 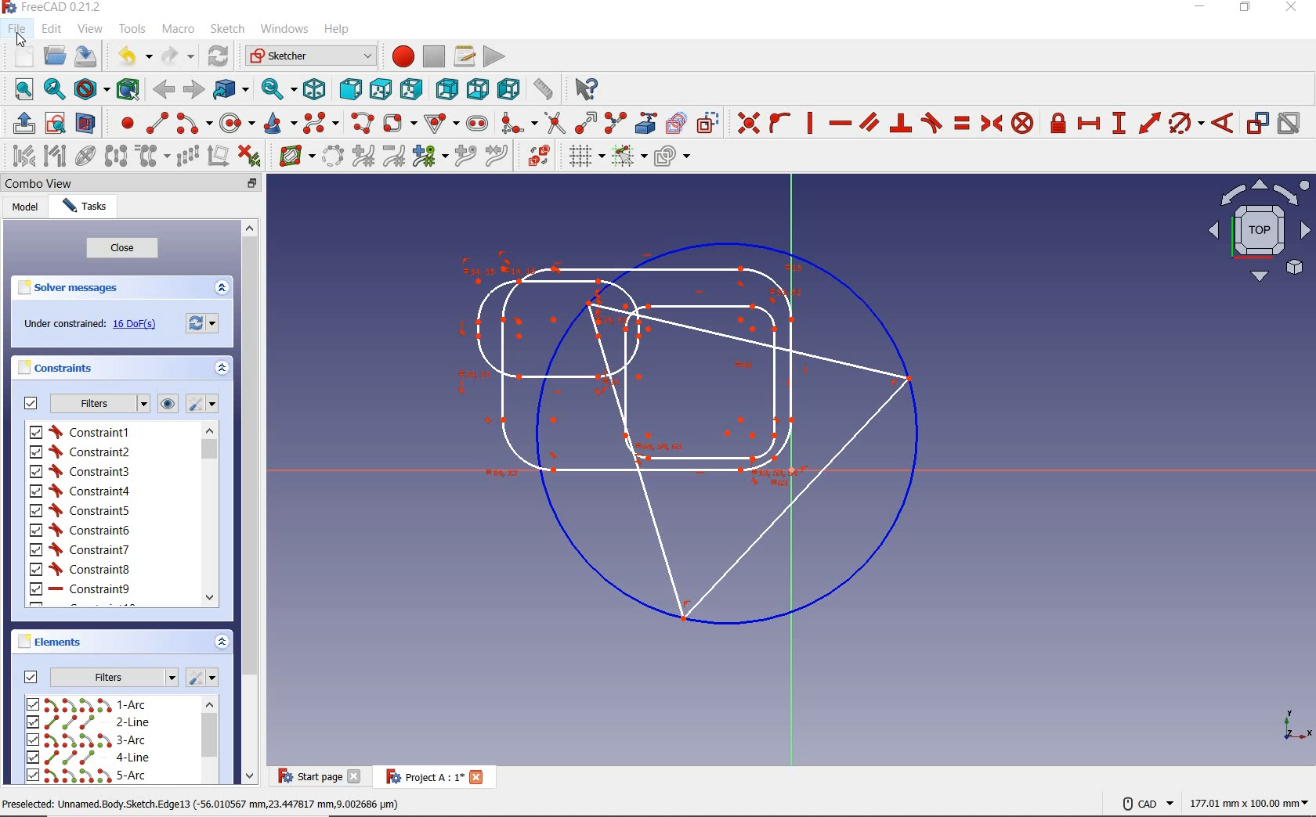 What do you see at coordinates (477, 89) in the screenshot?
I see `bottom` at bounding box center [477, 89].